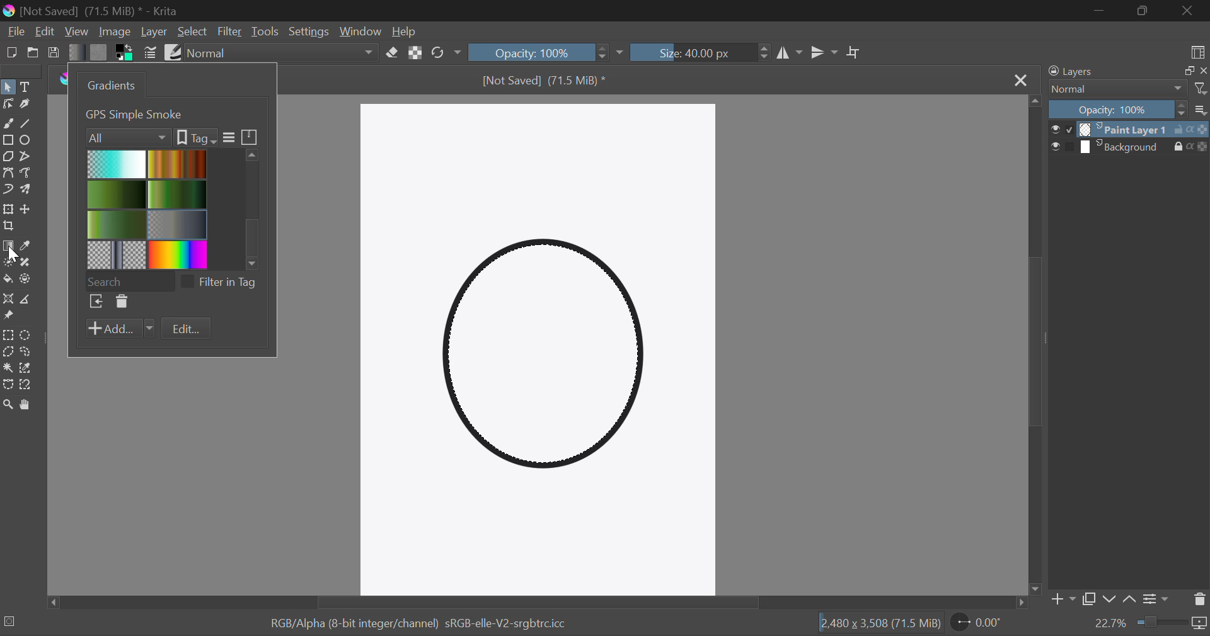 Image resolution: width=1210 pixels, height=636 pixels. Describe the element at coordinates (1190, 146) in the screenshot. I see `actions` at that location.